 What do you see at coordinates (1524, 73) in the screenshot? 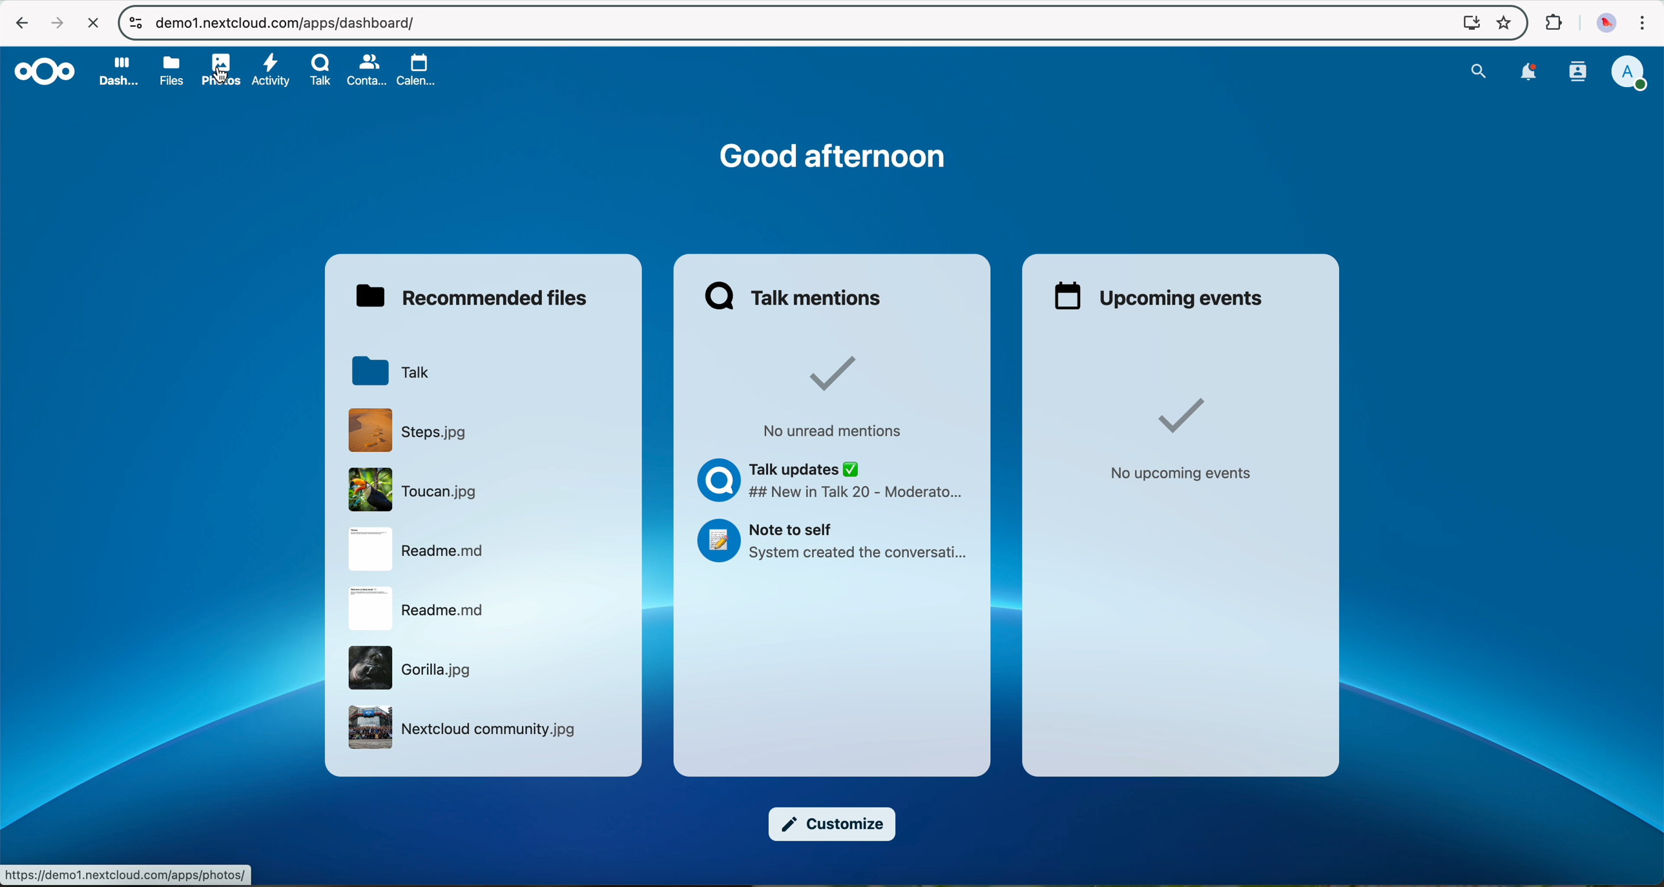
I see `notifications` at bounding box center [1524, 73].